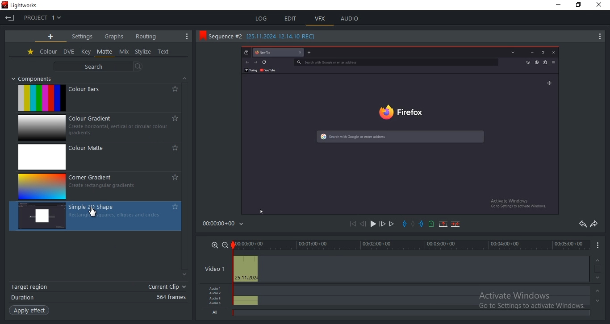 Image resolution: width=610 pixels, height=324 pixels. I want to click on previous, so click(355, 224).